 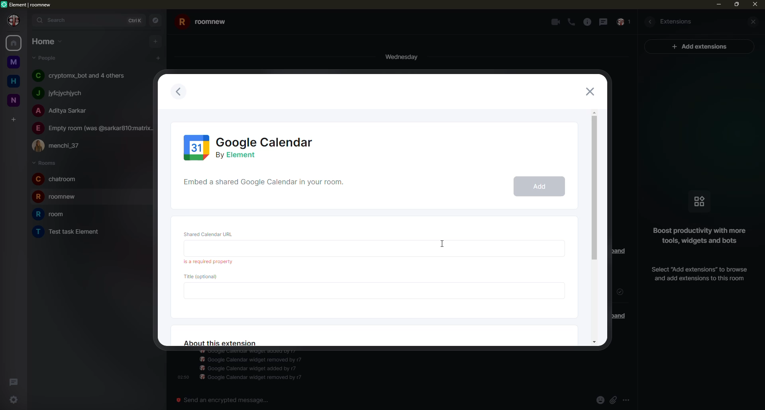 What do you see at coordinates (594, 189) in the screenshot?
I see `scroll` at bounding box center [594, 189].